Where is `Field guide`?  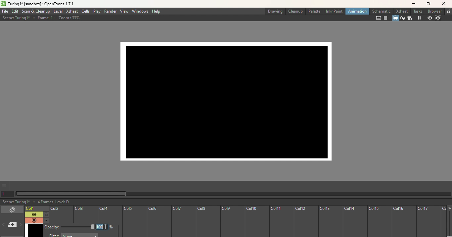
Field guide is located at coordinates (386, 18).